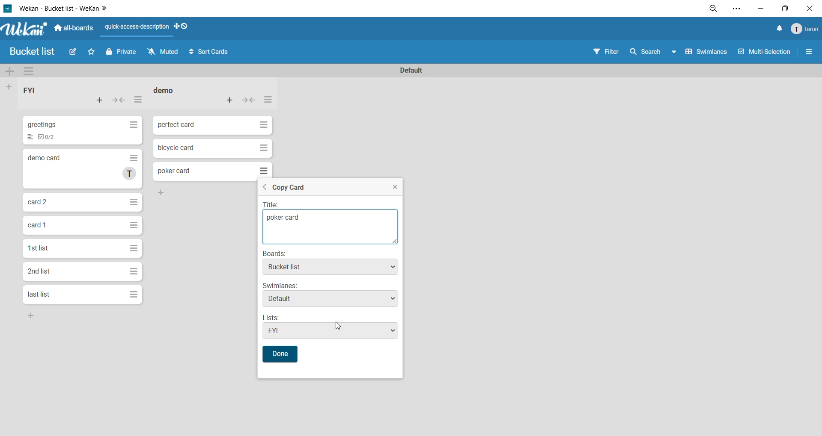 Image resolution: width=822 pixels, height=436 pixels. I want to click on quick access description, so click(138, 30).